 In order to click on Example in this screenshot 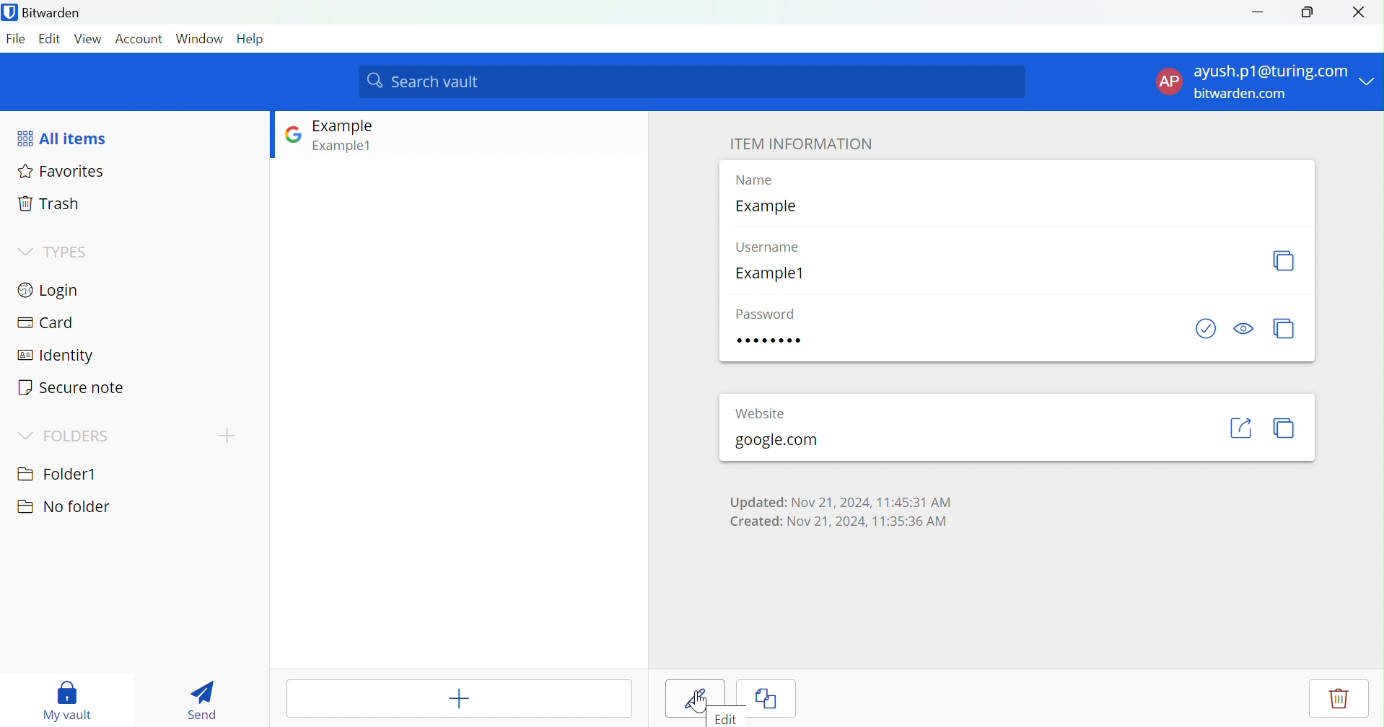, I will do `click(346, 126)`.